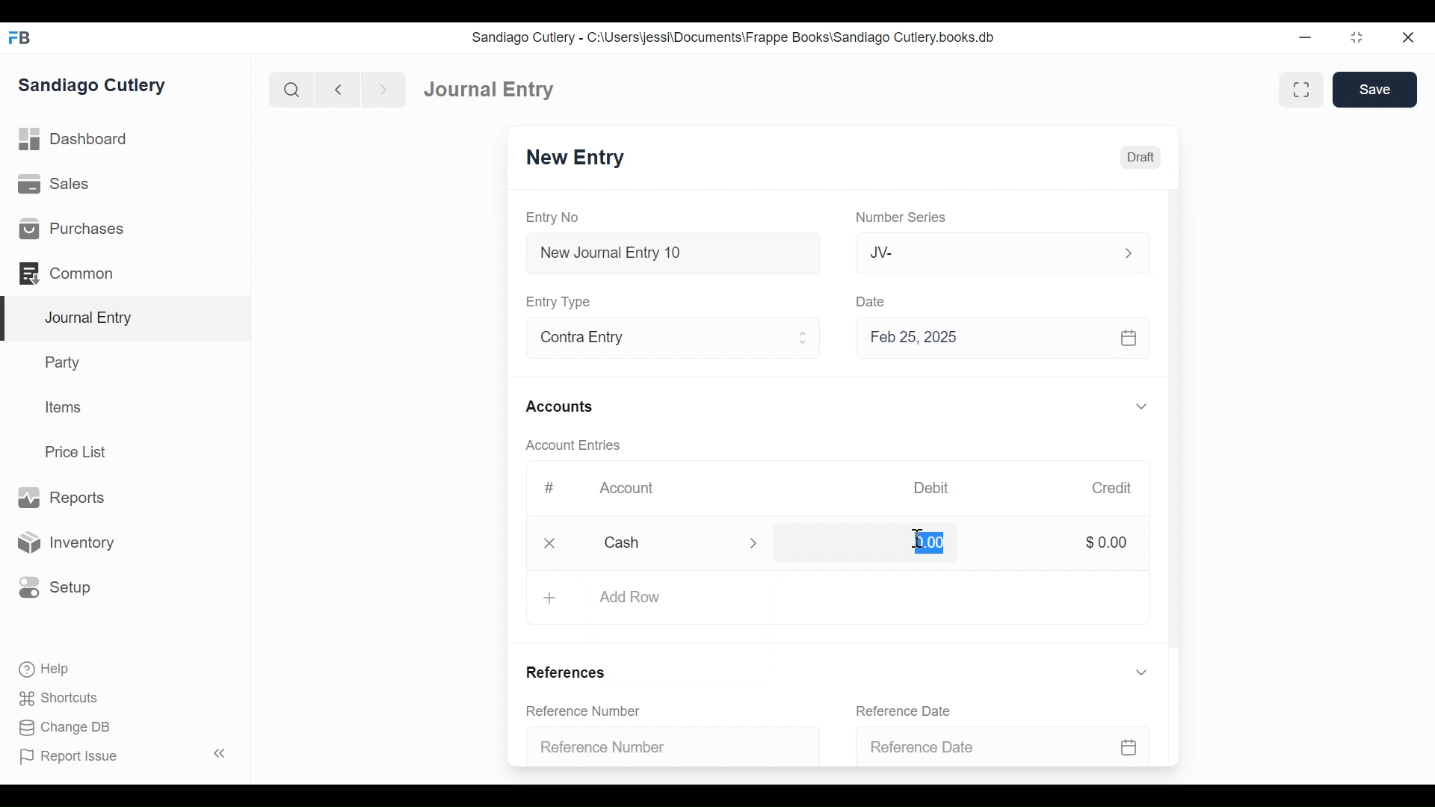 This screenshot has width=1435, height=807. I want to click on Vertical Scroll bar, so click(1177, 427).